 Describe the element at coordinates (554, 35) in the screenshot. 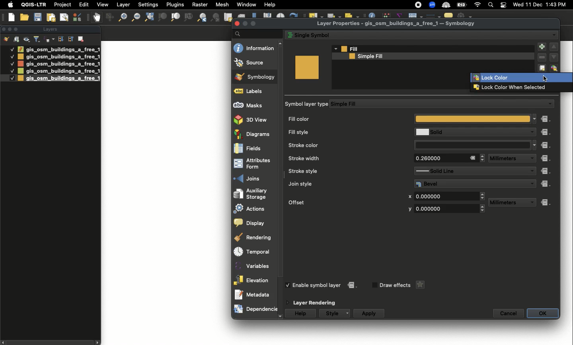

I see `Drop down` at that location.